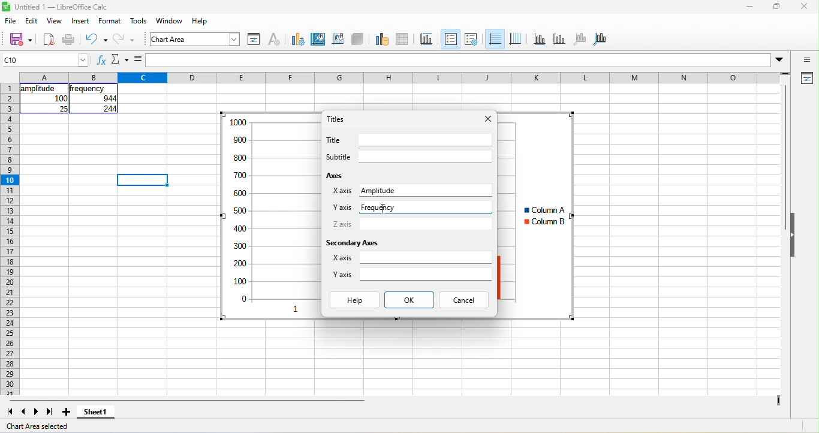  I want to click on Function options, so click(120, 59).